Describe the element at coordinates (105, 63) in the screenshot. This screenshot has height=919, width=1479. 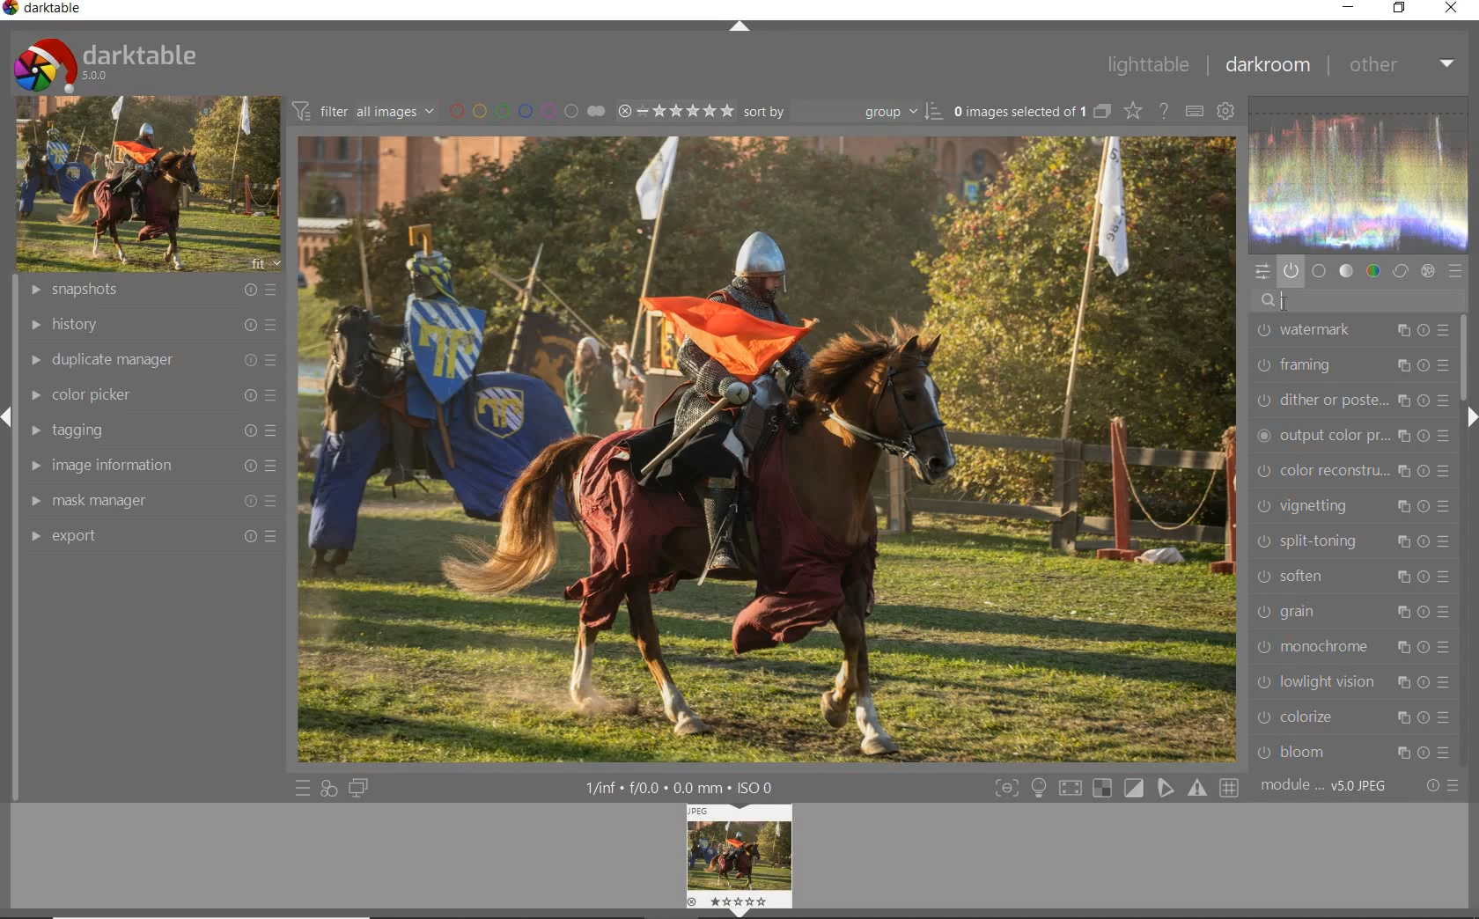
I see `system logo & name` at that location.